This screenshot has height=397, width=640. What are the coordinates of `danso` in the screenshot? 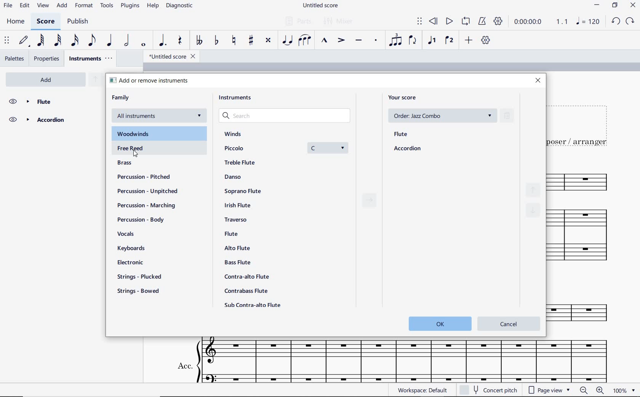 It's located at (233, 176).